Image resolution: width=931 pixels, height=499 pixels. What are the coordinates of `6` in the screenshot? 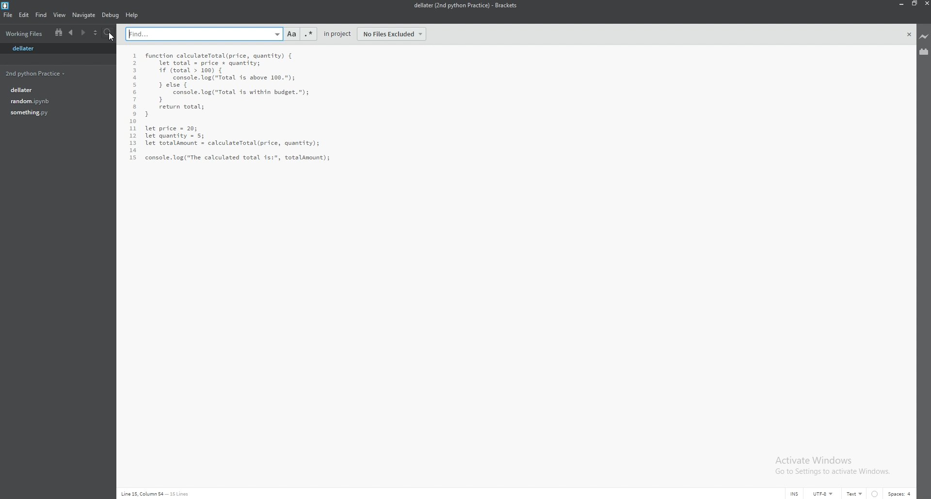 It's located at (134, 93).